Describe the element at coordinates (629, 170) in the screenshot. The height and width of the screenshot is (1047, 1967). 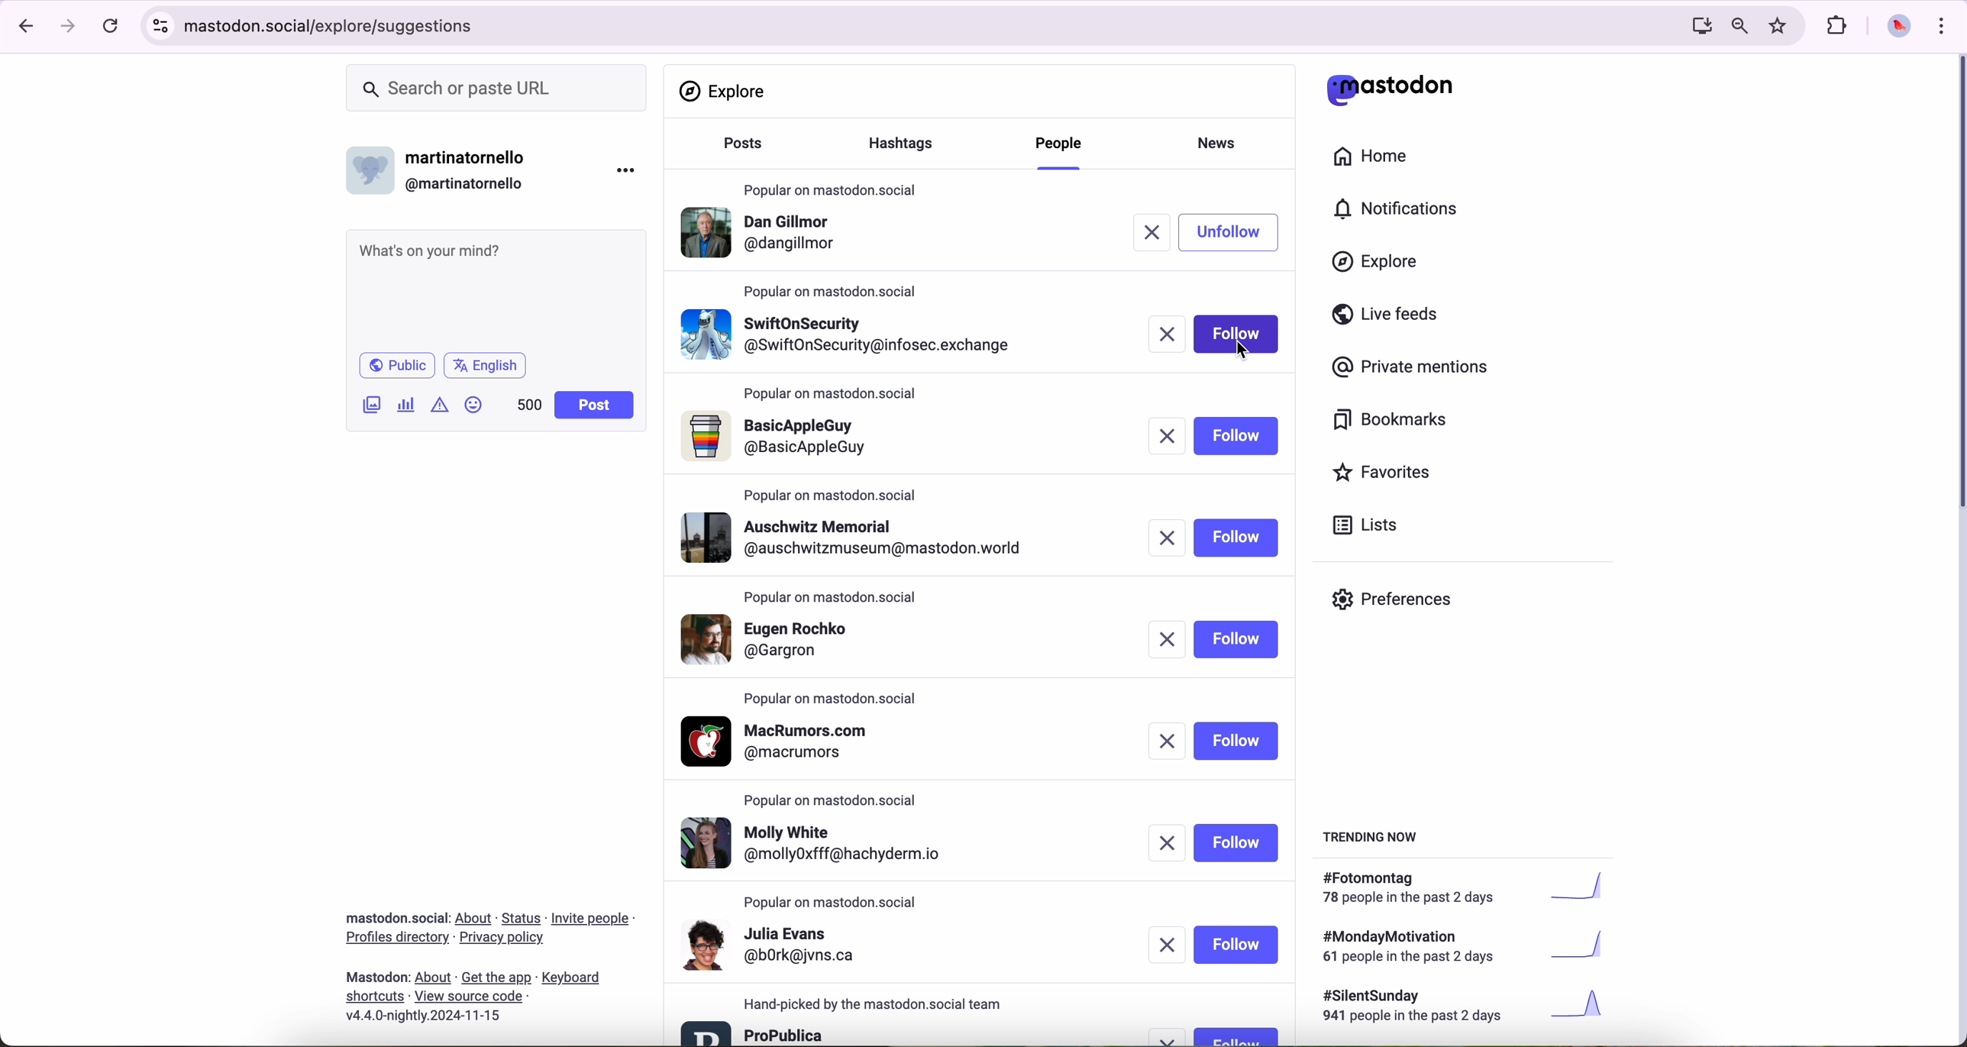
I see `more options` at that location.